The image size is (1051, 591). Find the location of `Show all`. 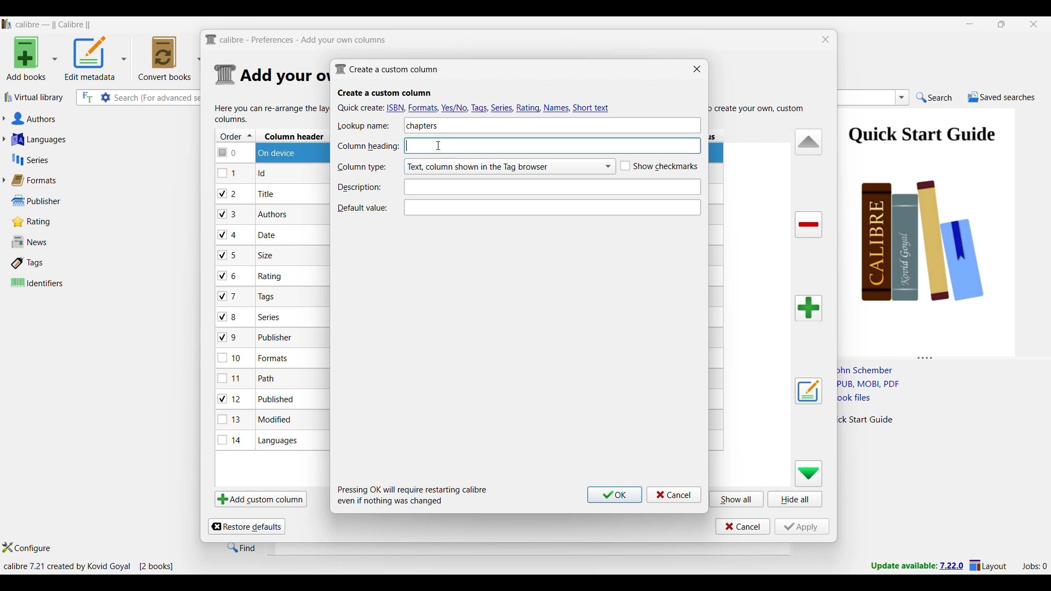

Show all is located at coordinates (737, 499).